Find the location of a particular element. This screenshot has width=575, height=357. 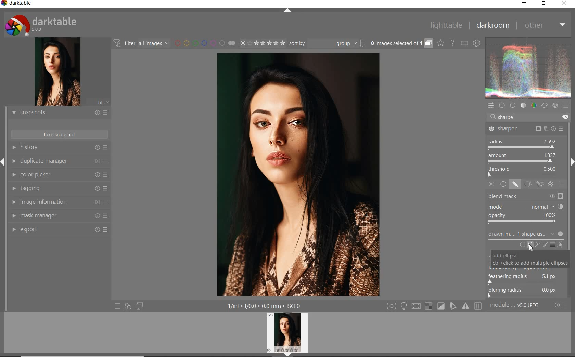

ADD PATH is located at coordinates (537, 244).